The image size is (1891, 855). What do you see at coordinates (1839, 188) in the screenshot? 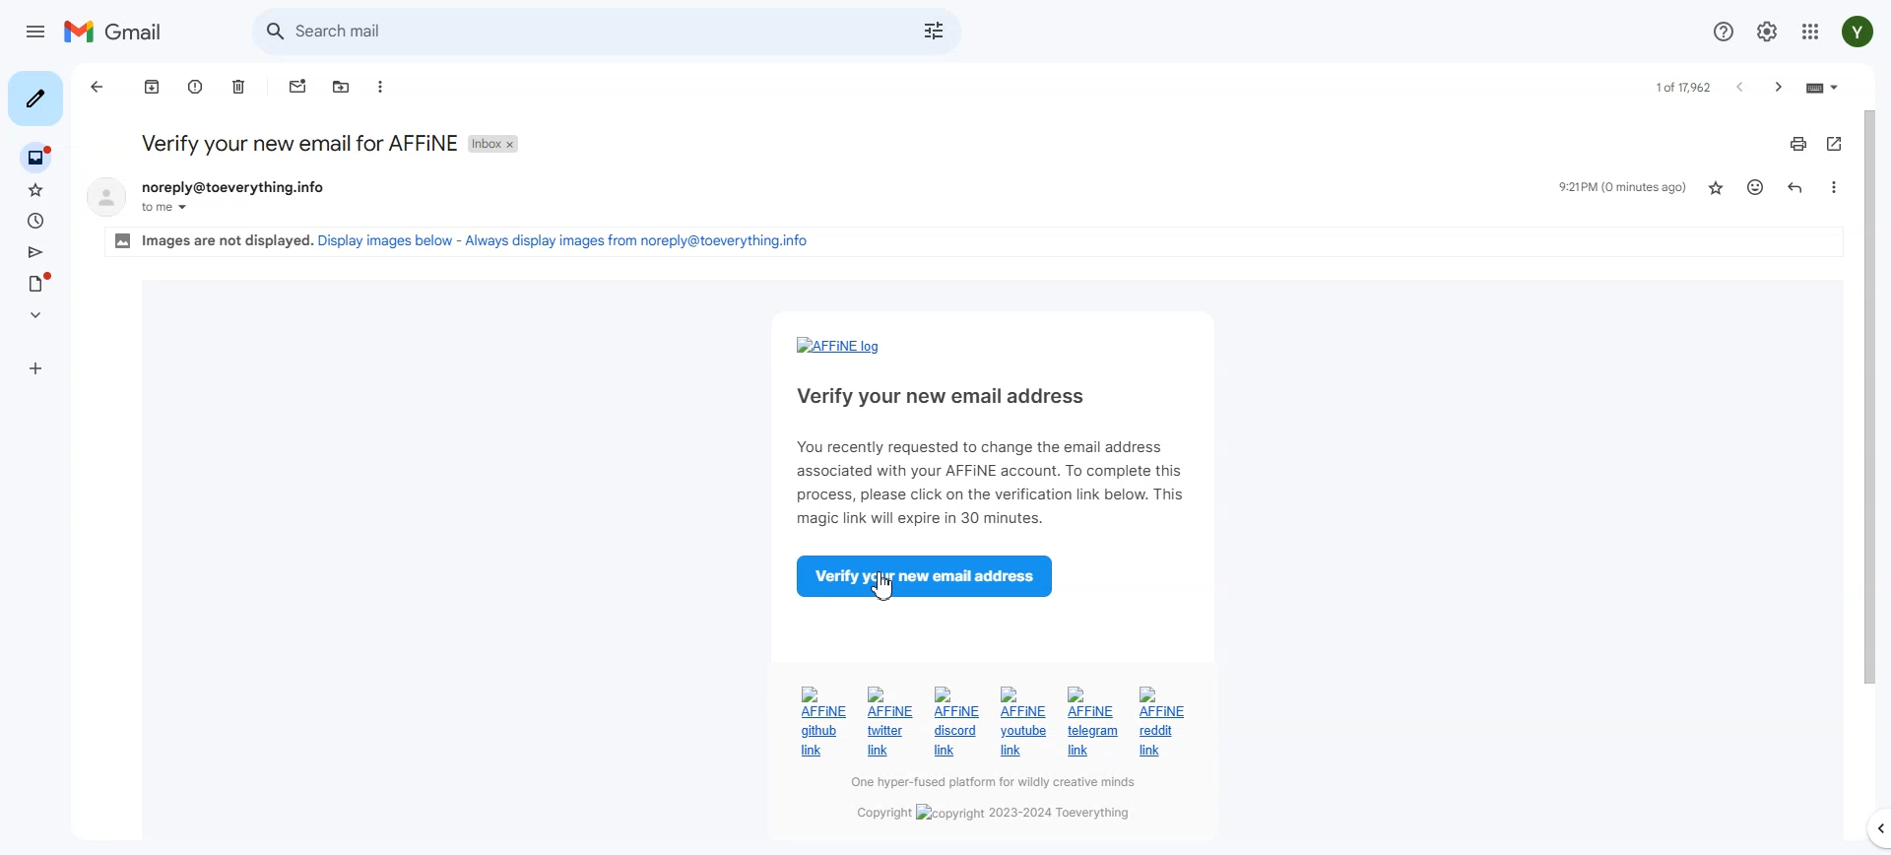
I see `more` at bounding box center [1839, 188].